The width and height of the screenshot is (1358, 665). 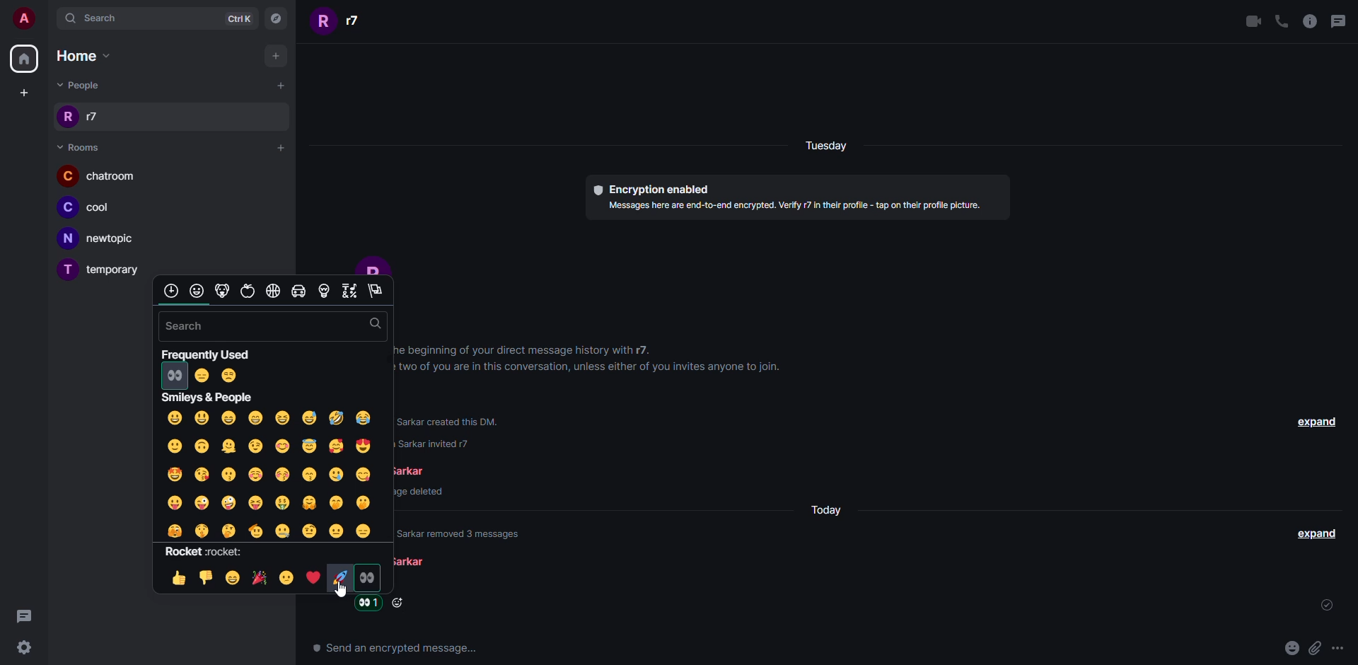 I want to click on day, so click(x=825, y=146).